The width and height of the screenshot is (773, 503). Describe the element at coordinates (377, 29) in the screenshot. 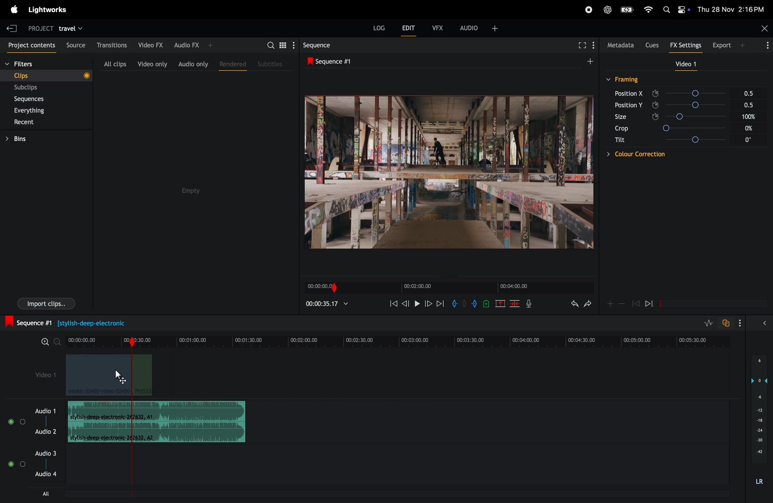

I see `log` at that location.